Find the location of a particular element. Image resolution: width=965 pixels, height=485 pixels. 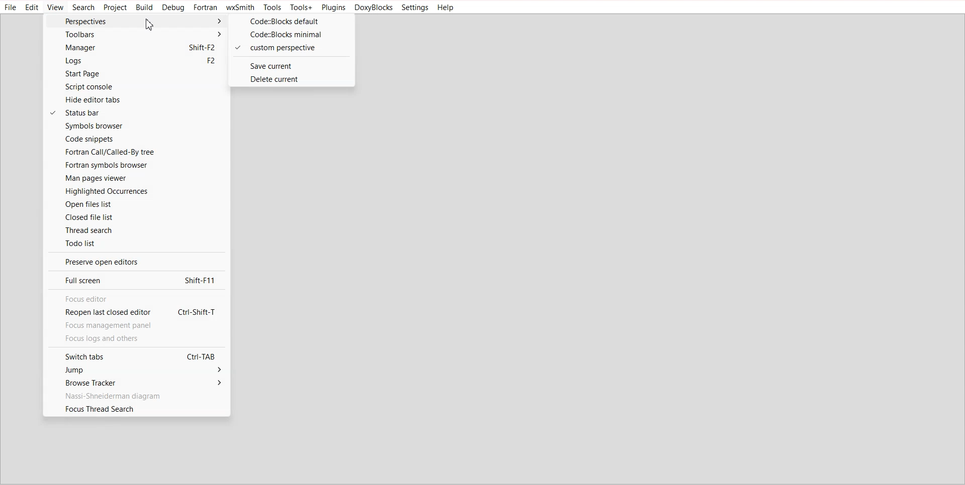

Custom perspective is located at coordinates (291, 48).